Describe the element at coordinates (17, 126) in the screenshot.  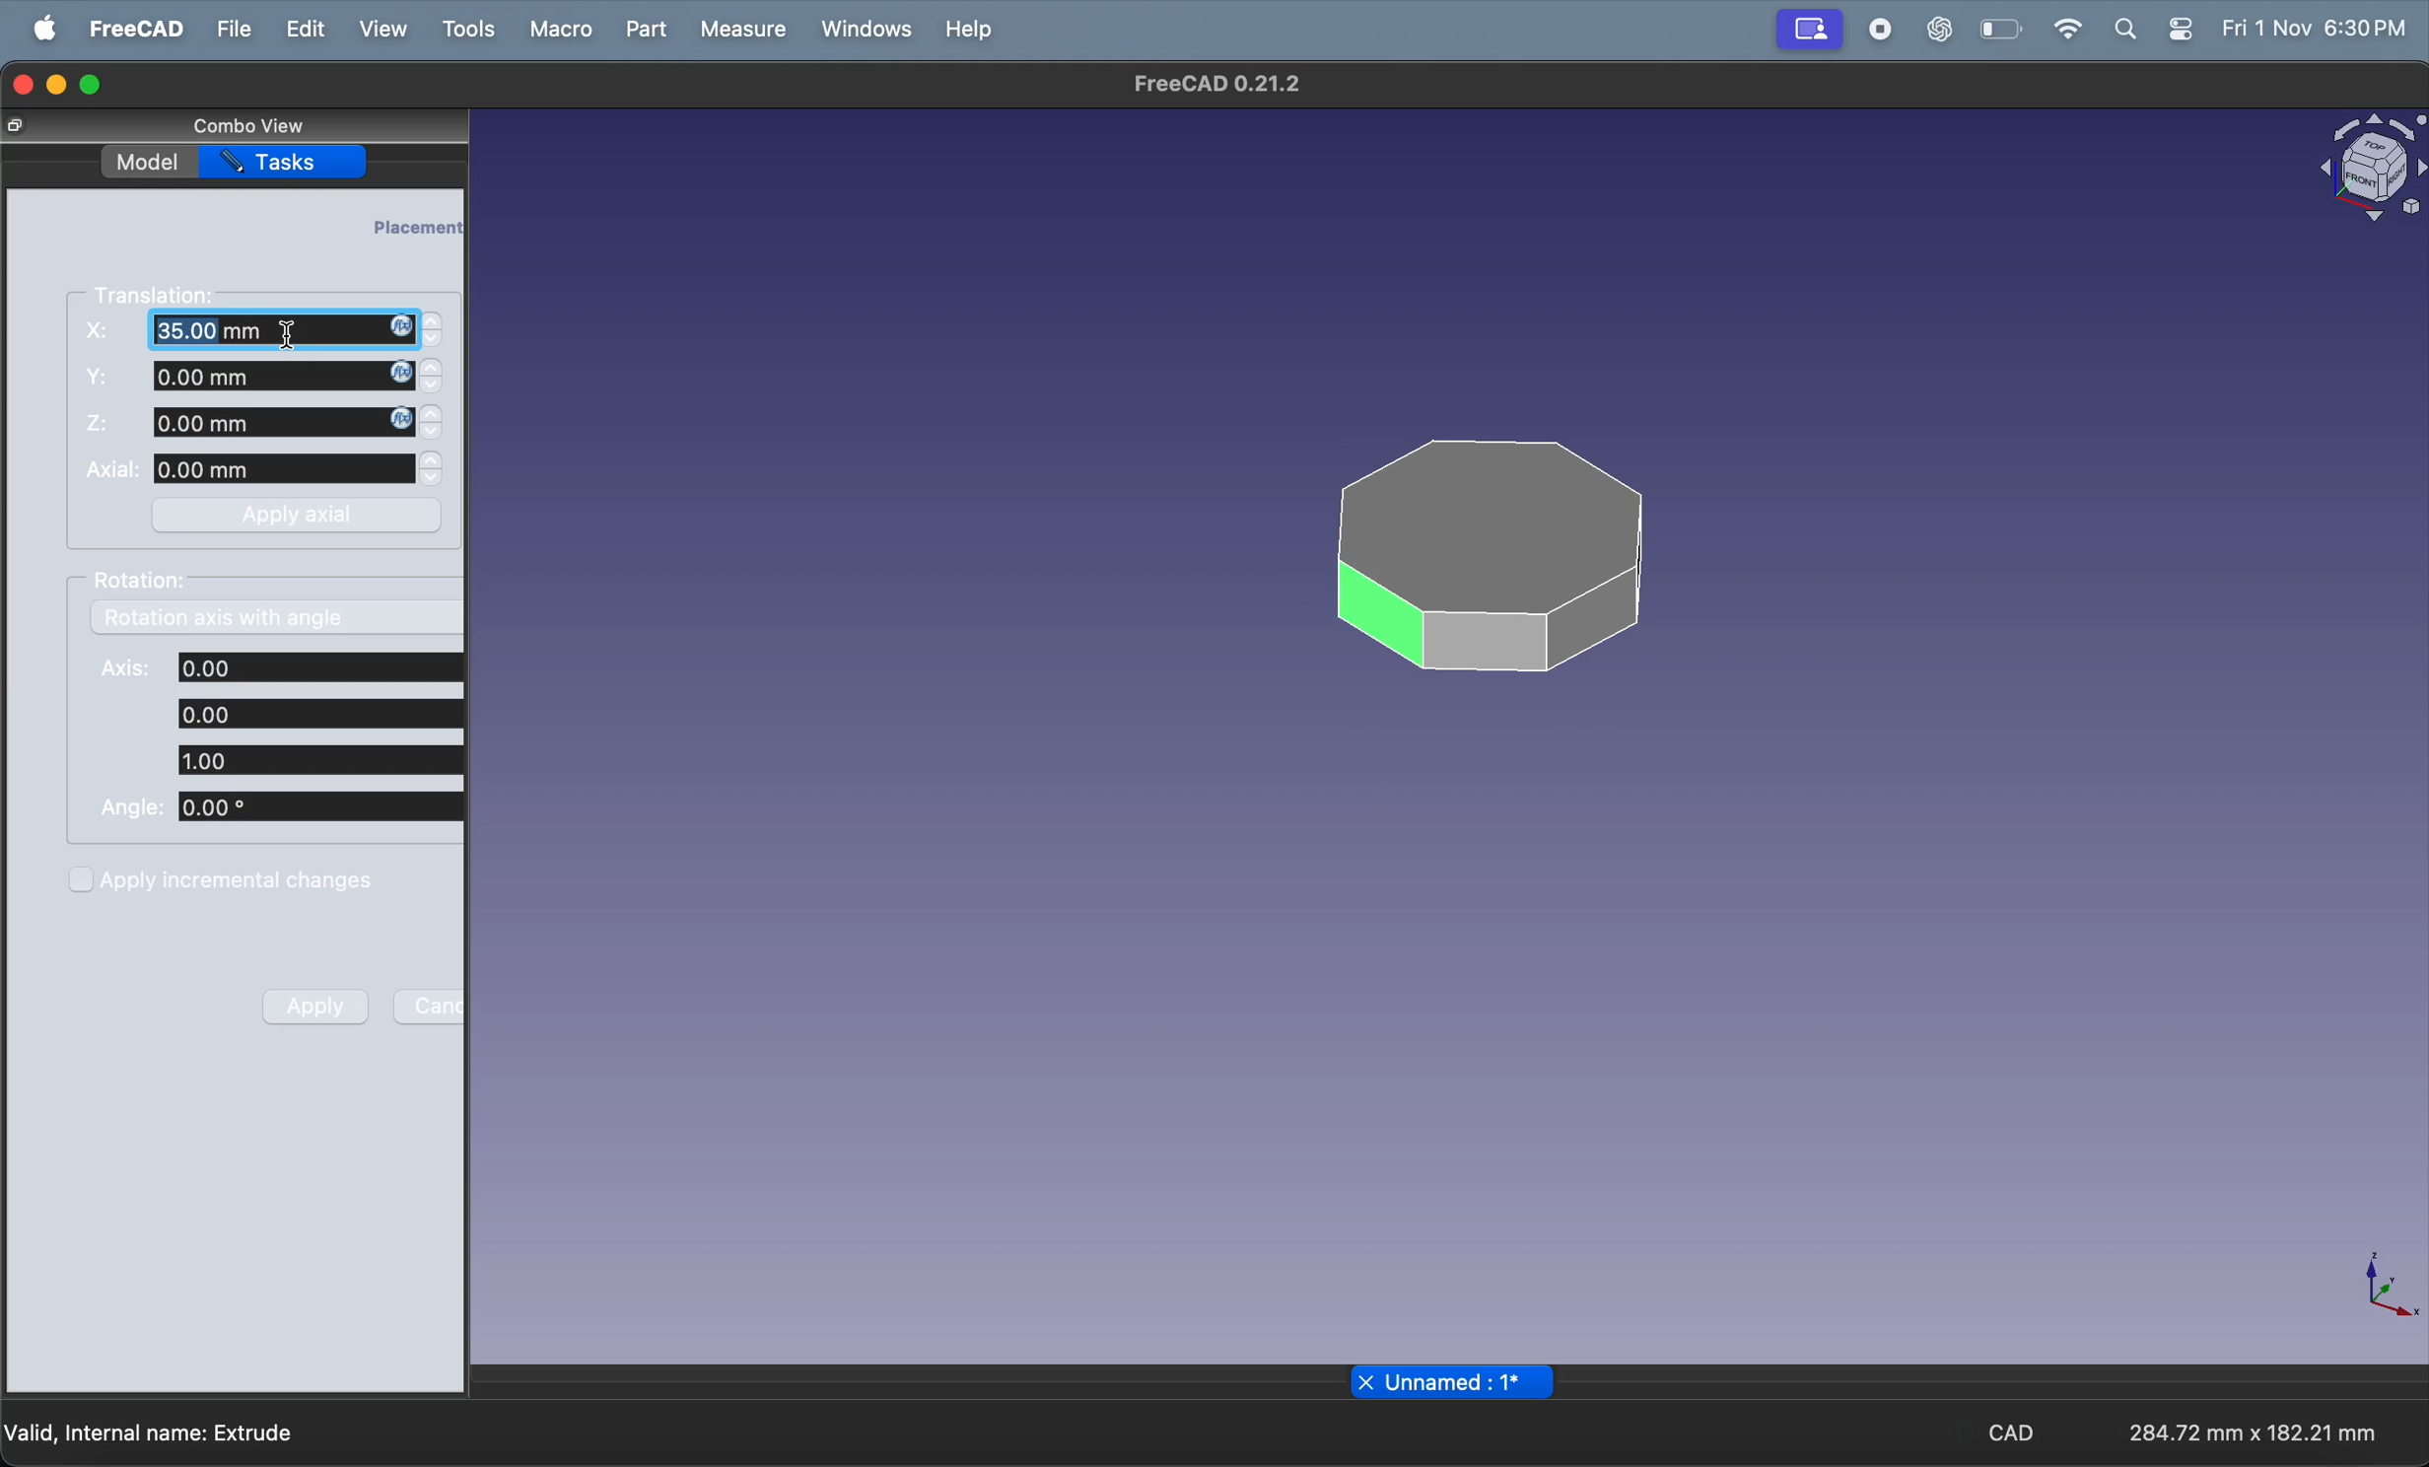
I see `copy` at that location.